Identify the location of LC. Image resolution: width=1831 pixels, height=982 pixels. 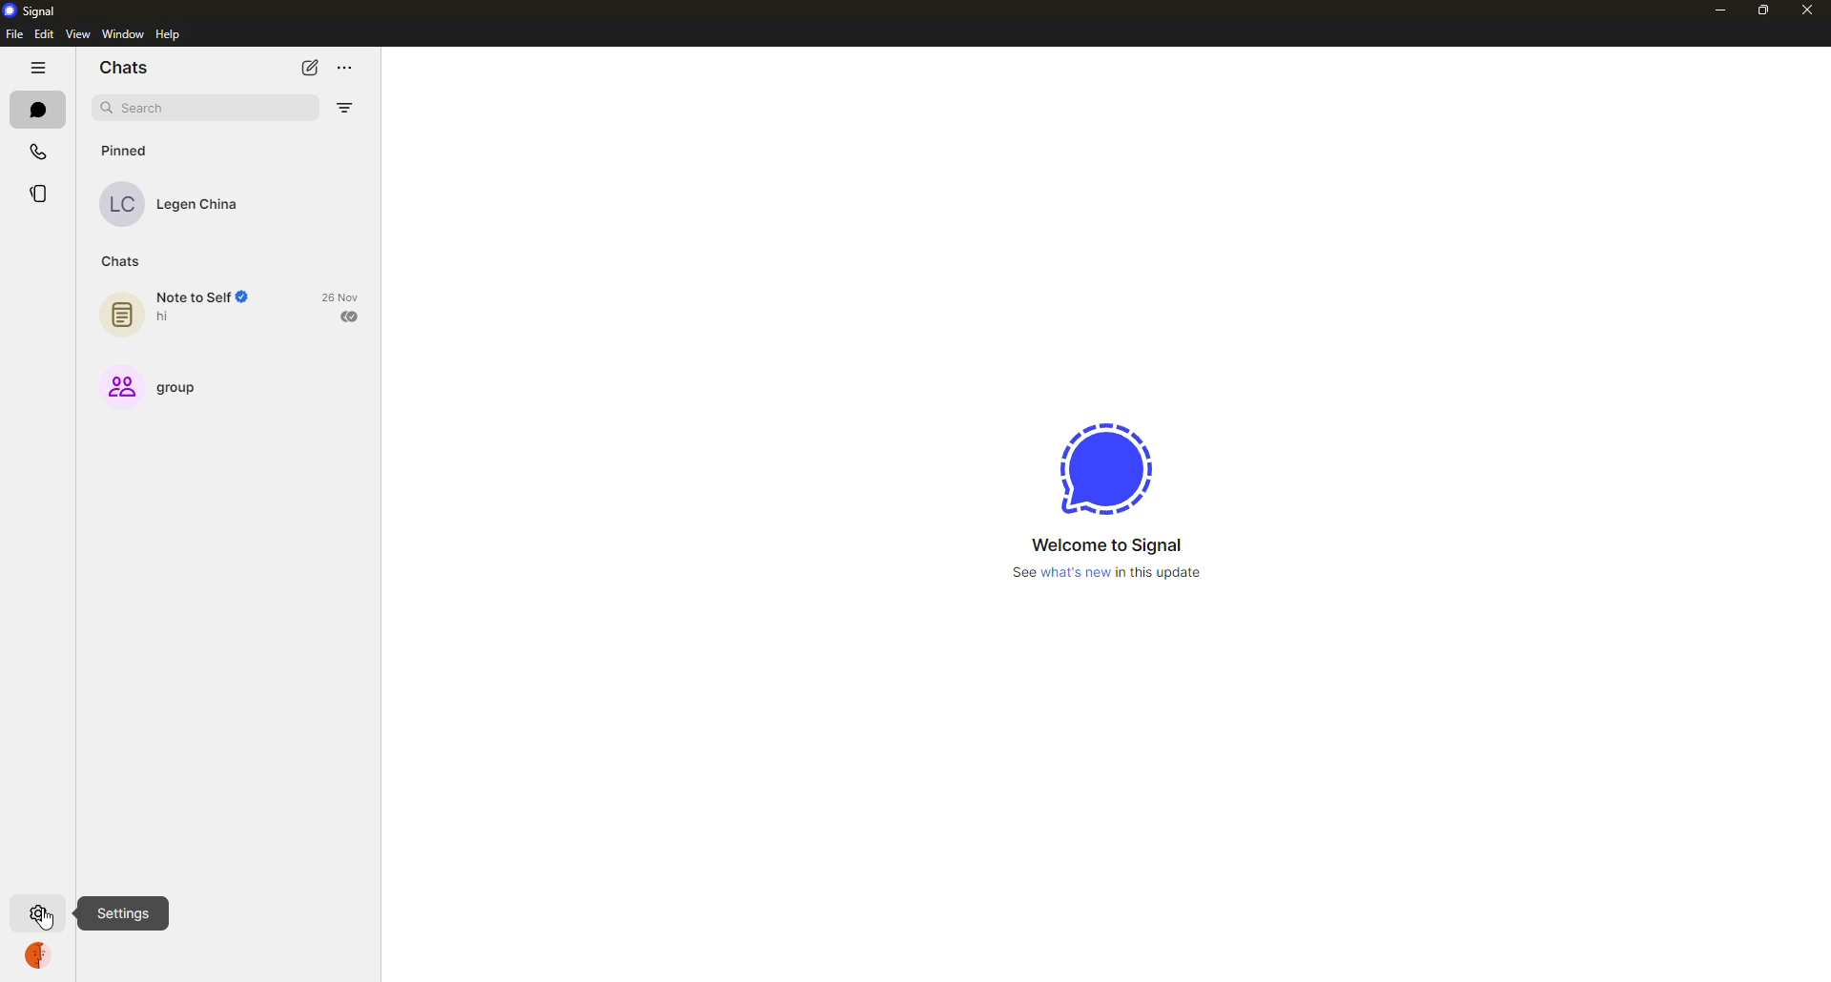
(123, 205).